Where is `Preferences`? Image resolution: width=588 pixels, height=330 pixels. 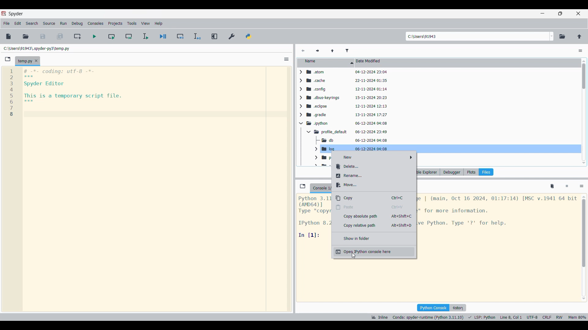
Preferences is located at coordinates (232, 37).